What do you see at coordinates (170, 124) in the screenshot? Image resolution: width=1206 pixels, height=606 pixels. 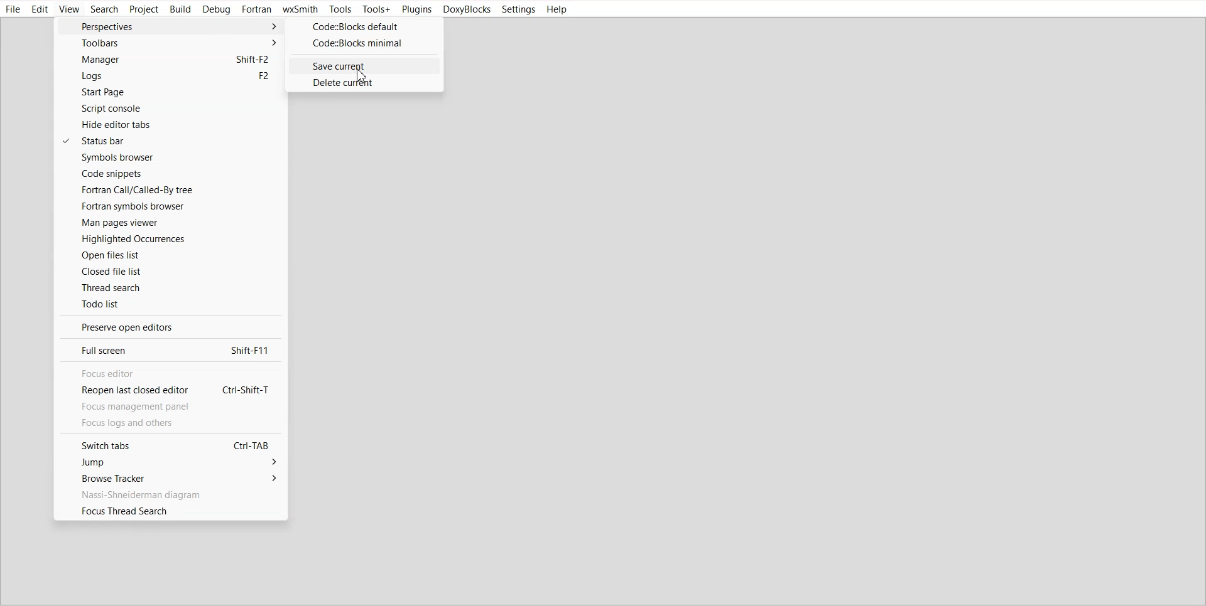 I see `Hide editor tabs` at bounding box center [170, 124].